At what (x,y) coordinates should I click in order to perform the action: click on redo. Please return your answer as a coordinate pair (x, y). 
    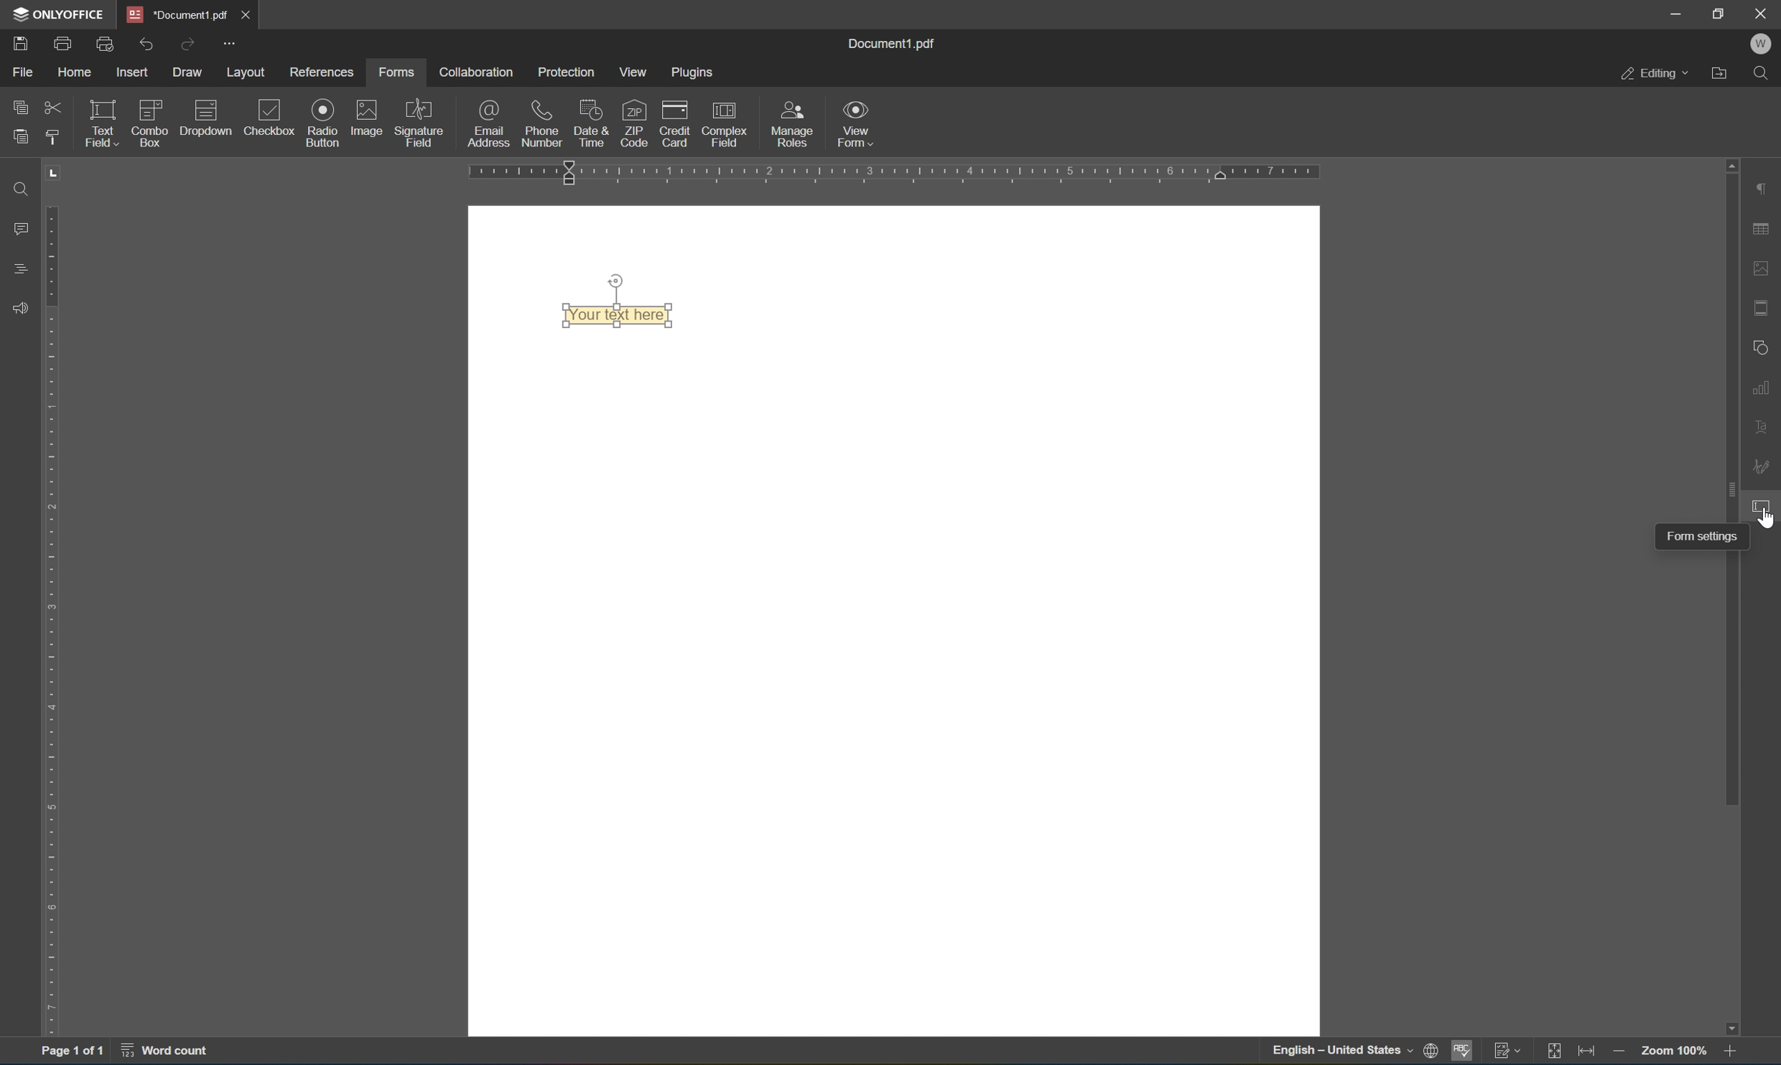
    Looking at the image, I should click on (185, 45).